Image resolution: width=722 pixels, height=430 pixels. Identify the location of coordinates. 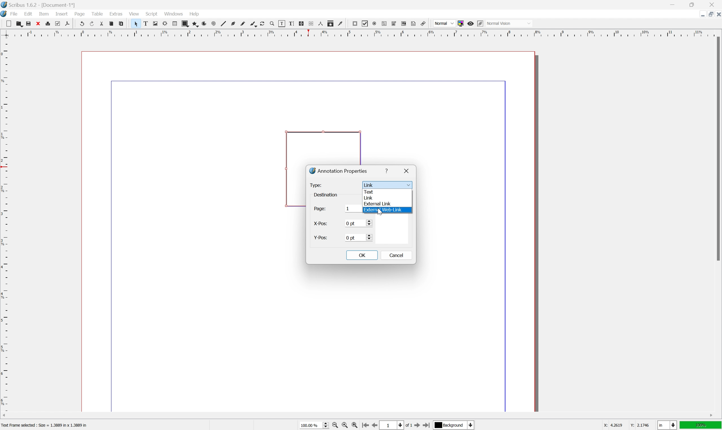
(627, 425).